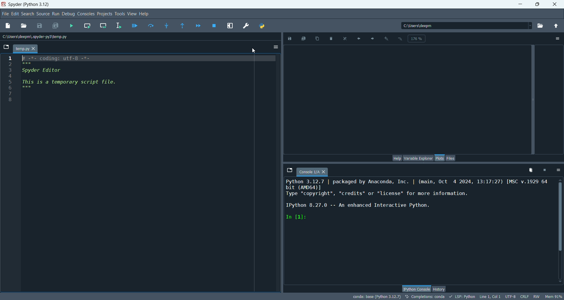 Image resolution: width=564 pixels, height=300 pixels. I want to click on previous plot, so click(359, 38).